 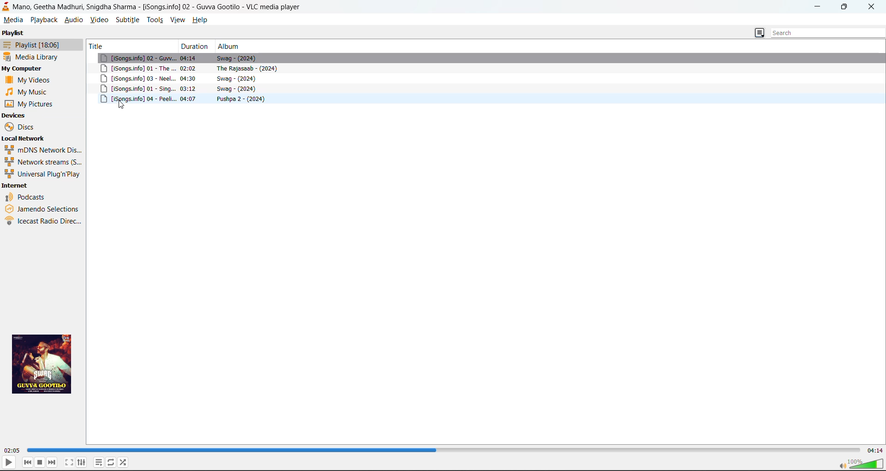 I want to click on jamendo selections, so click(x=43, y=208).